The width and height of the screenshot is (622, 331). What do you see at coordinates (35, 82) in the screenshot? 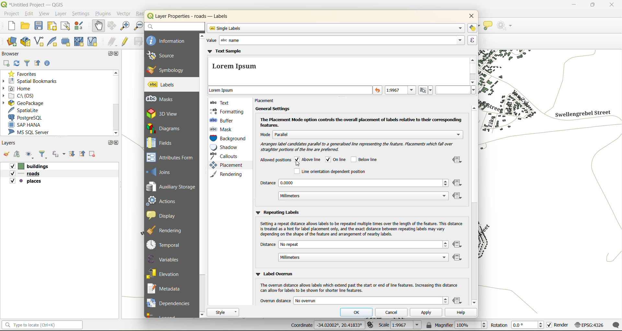
I see `spatial bookmarks` at bounding box center [35, 82].